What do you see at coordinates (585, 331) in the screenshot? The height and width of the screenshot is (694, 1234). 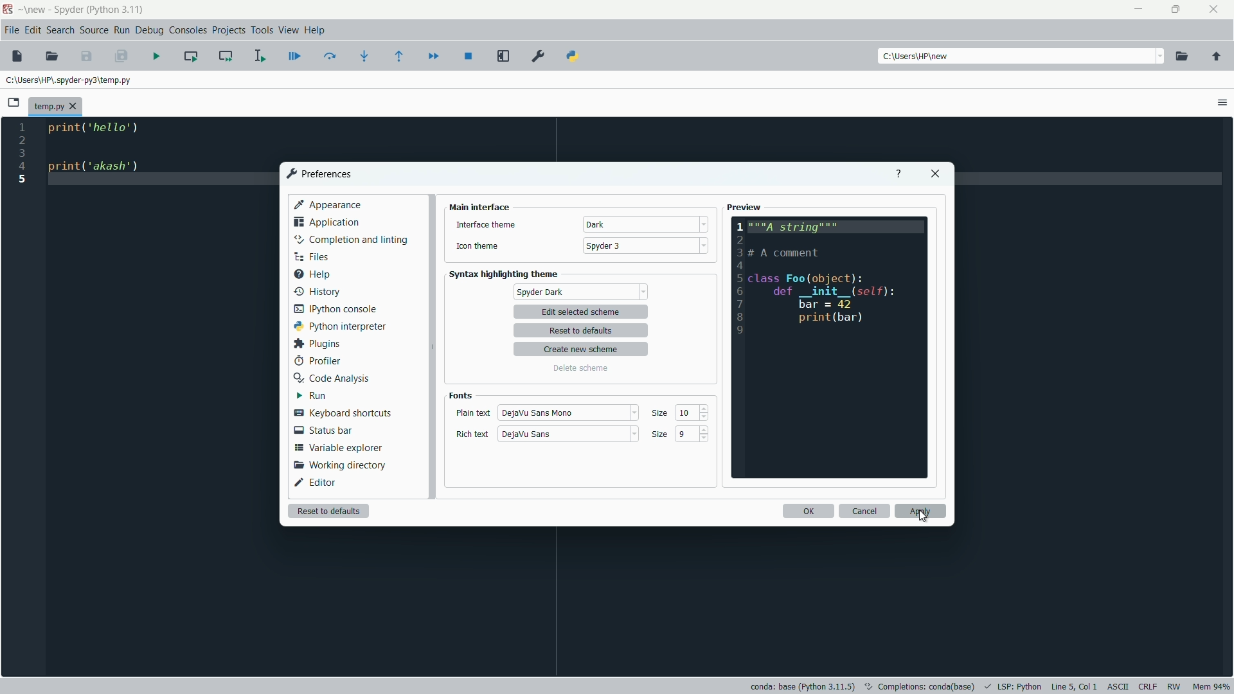 I see `reset to defaults` at bounding box center [585, 331].